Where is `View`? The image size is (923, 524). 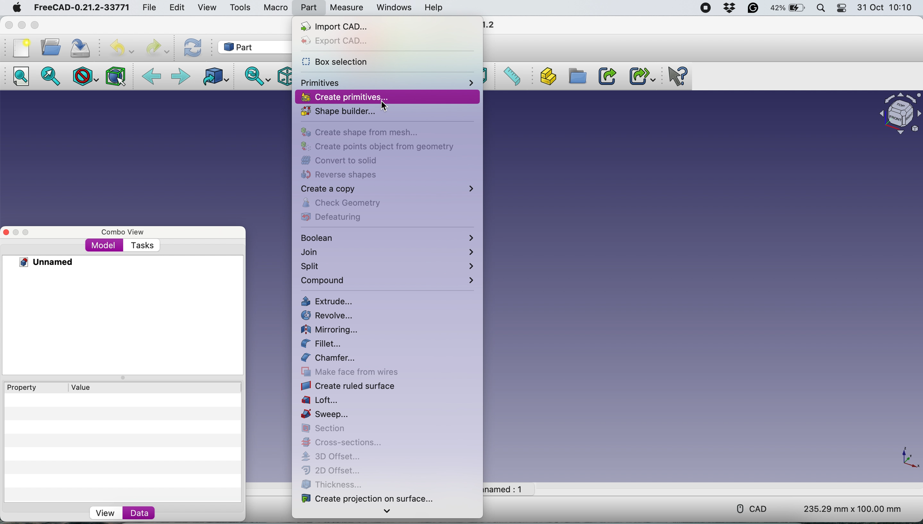 View is located at coordinates (104, 514).